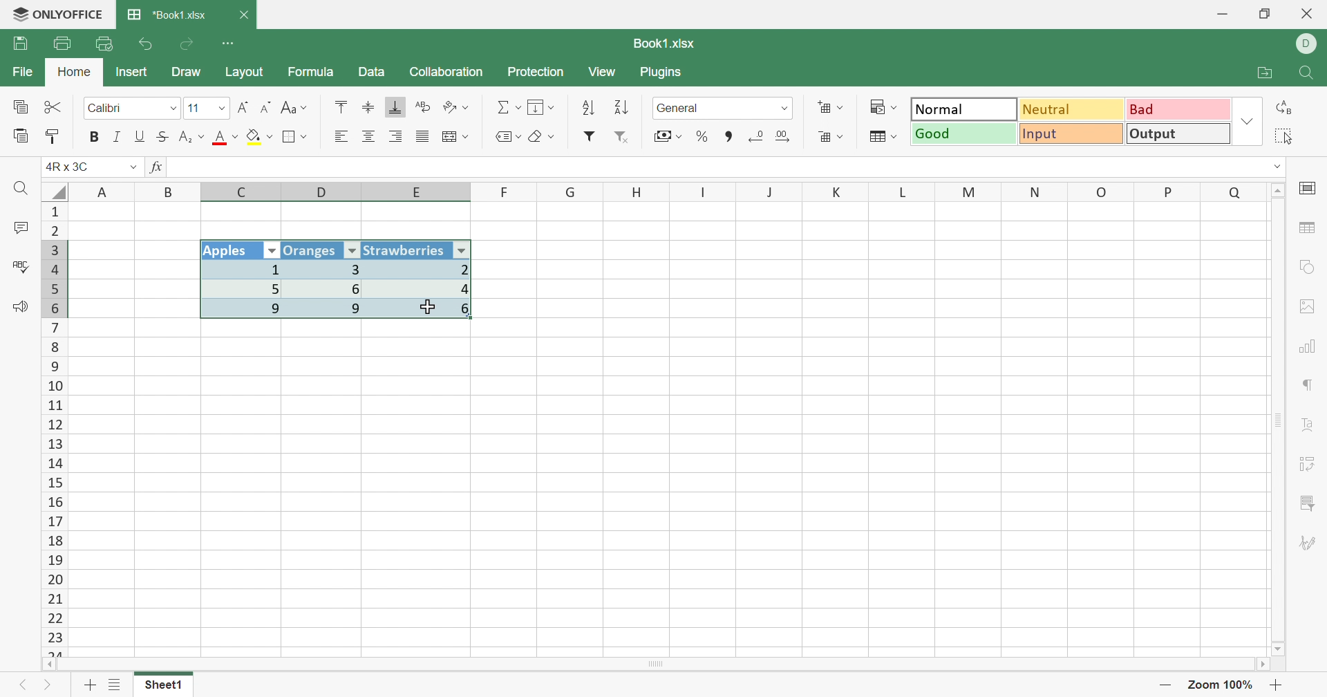  Describe the element at coordinates (771, 192) in the screenshot. I see `J` at that location.